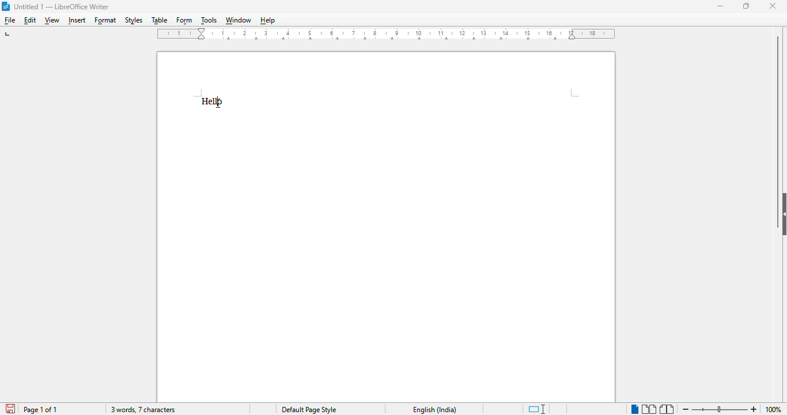 Image resolution: width=787 pixels, height=415 pixels. Describe the element at coordinates (667, 409) in the screenshot. I see `book view` at that location.